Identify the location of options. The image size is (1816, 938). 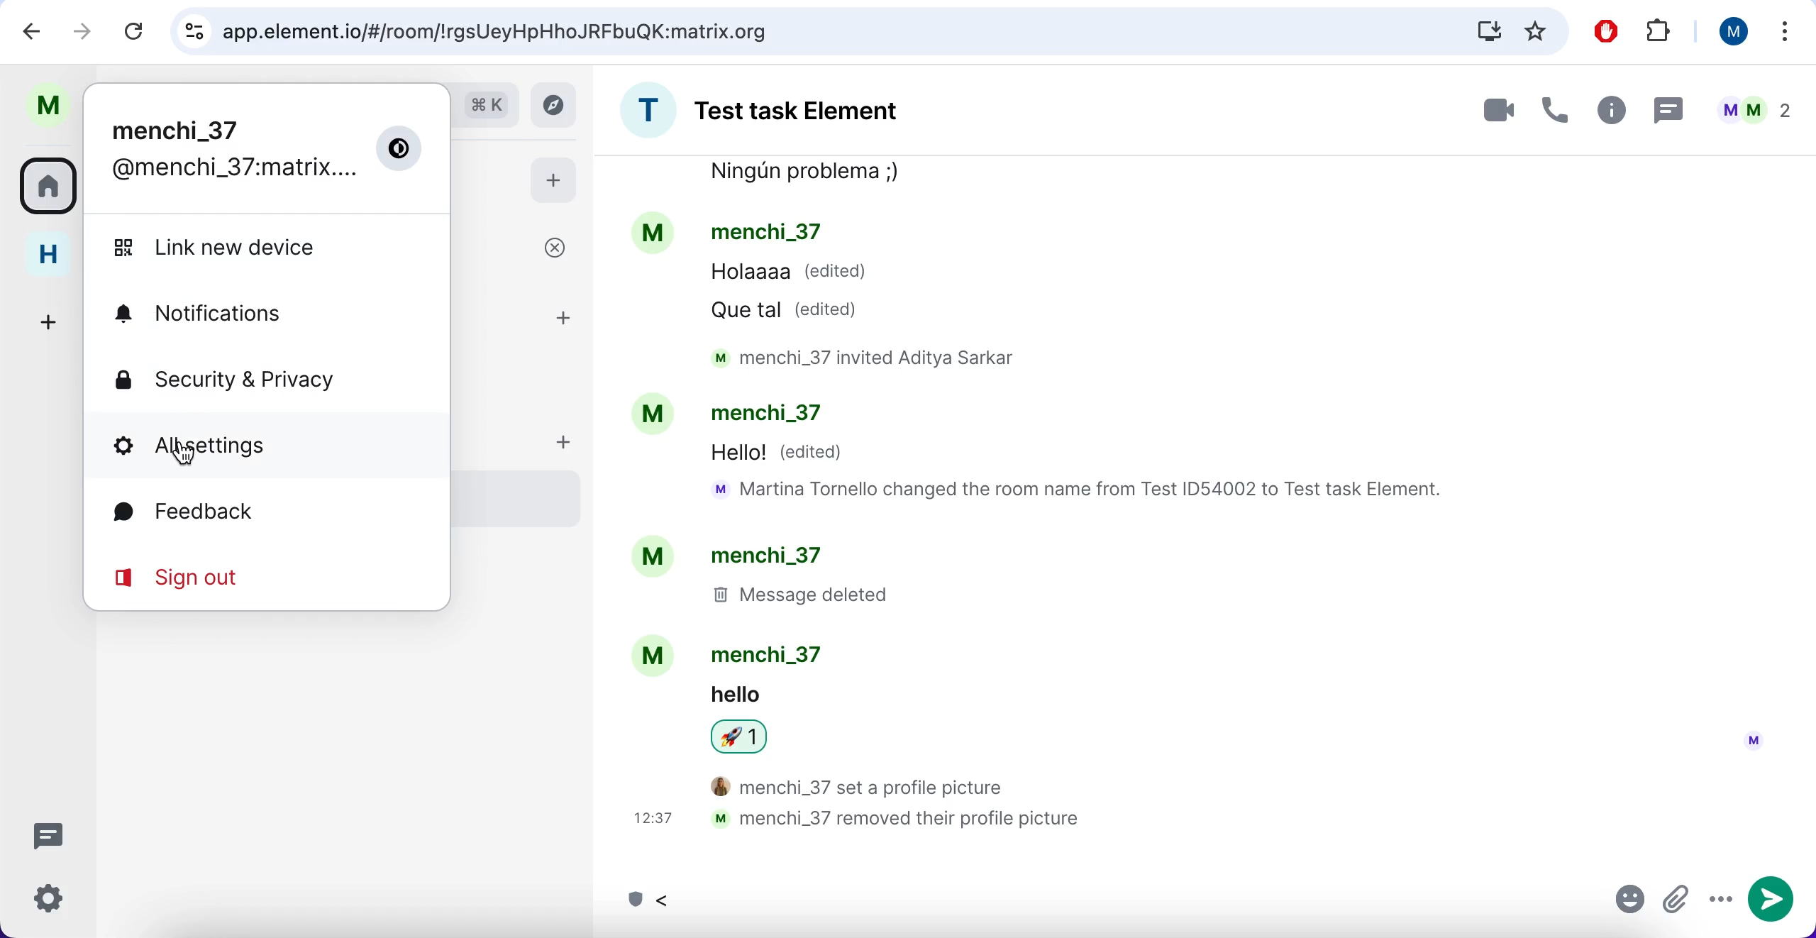
(1720, 903).